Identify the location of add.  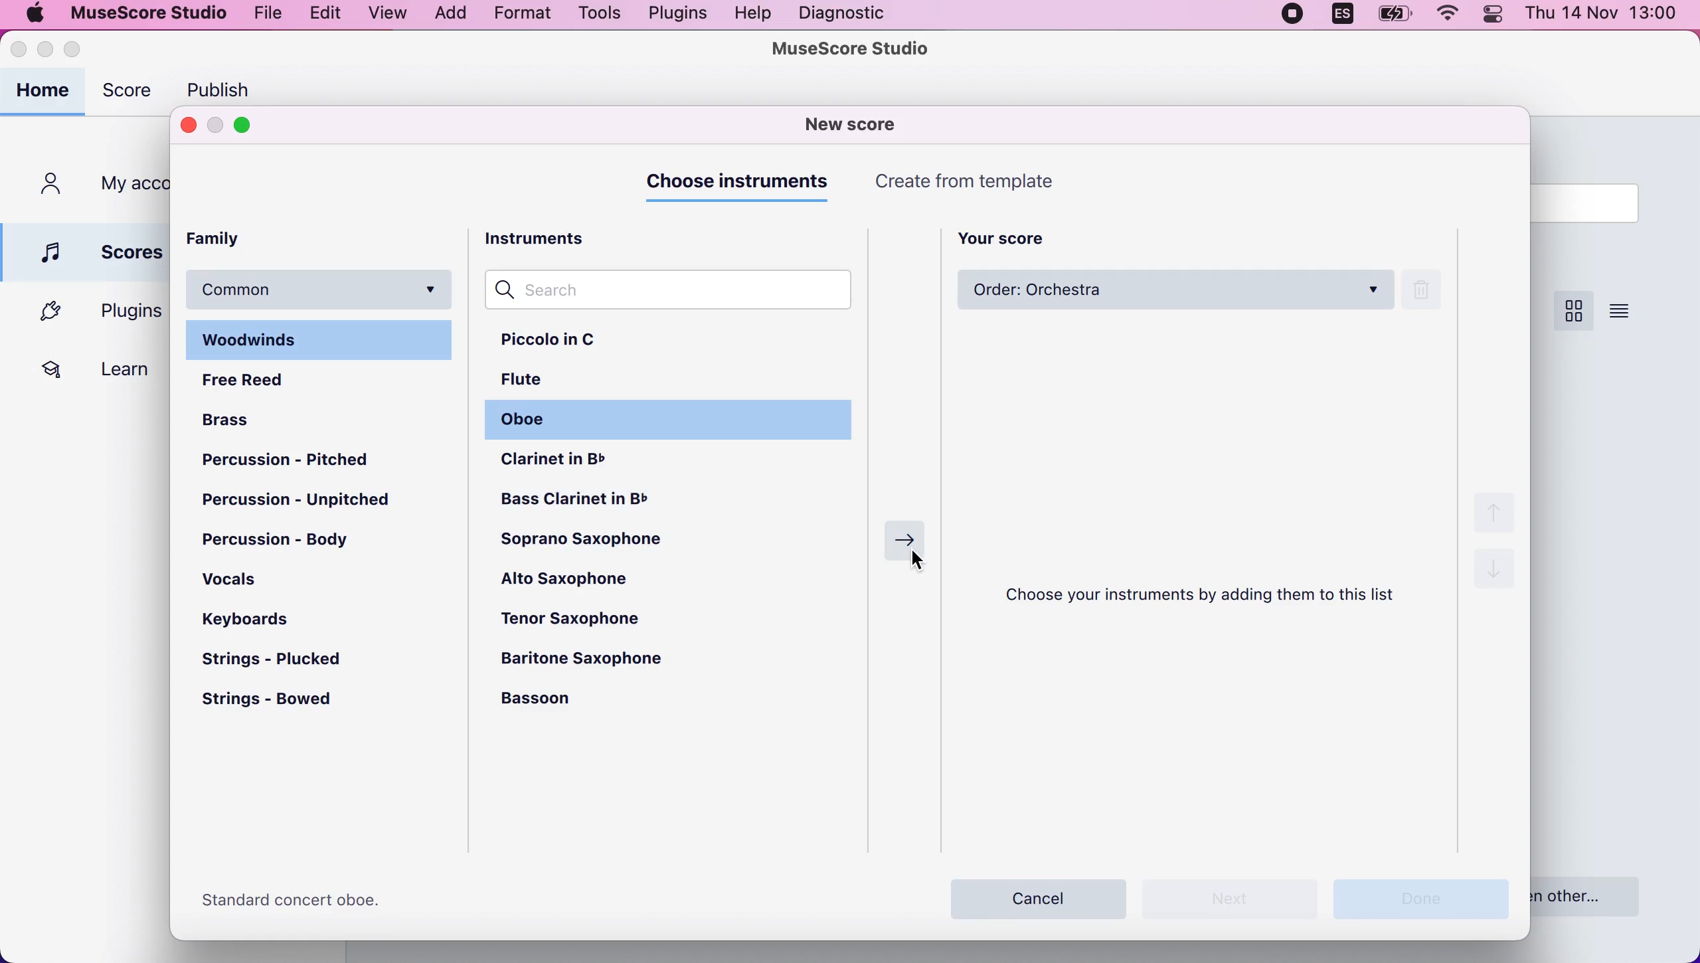
(448, 15).